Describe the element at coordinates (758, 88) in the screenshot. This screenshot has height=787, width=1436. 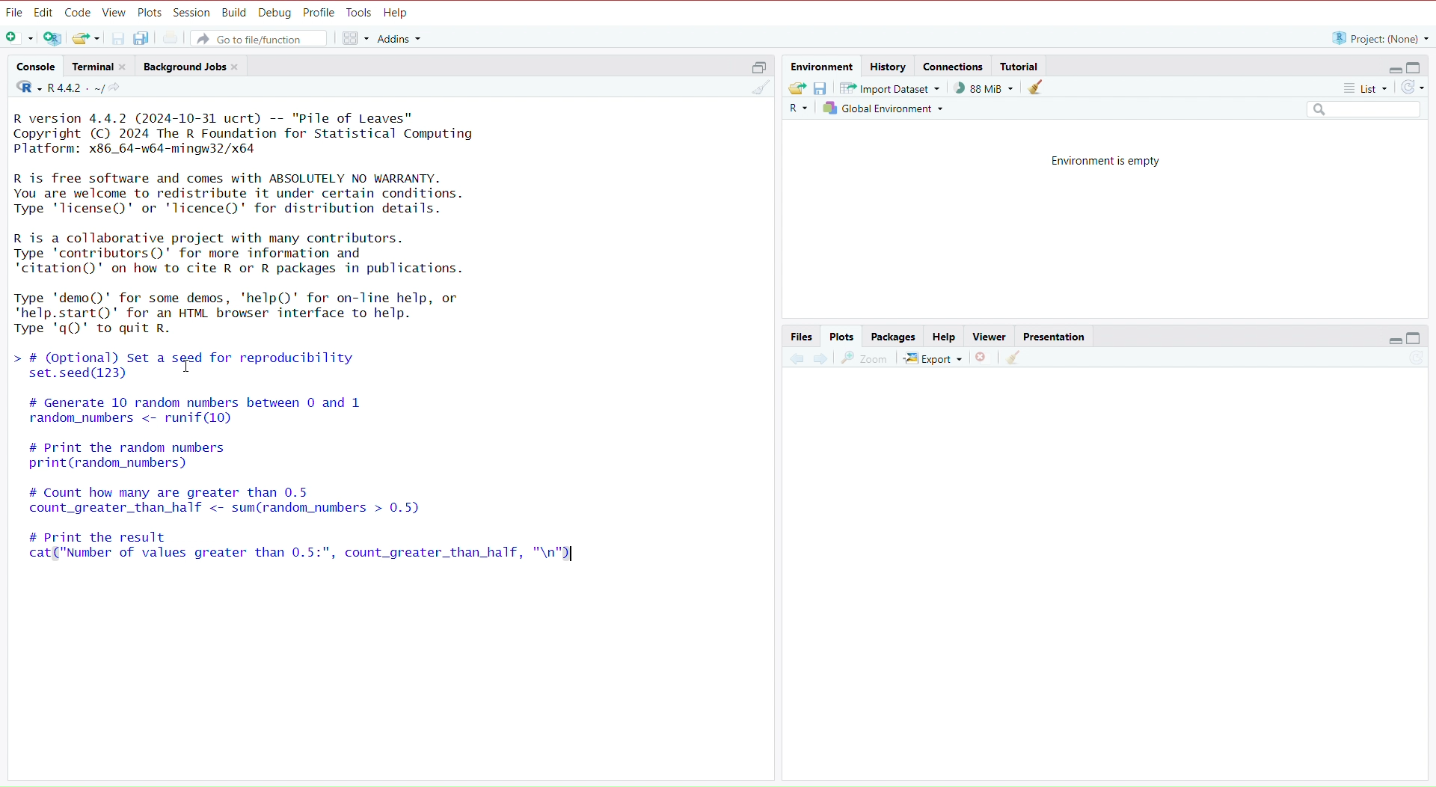
I see `Clear` at that location.